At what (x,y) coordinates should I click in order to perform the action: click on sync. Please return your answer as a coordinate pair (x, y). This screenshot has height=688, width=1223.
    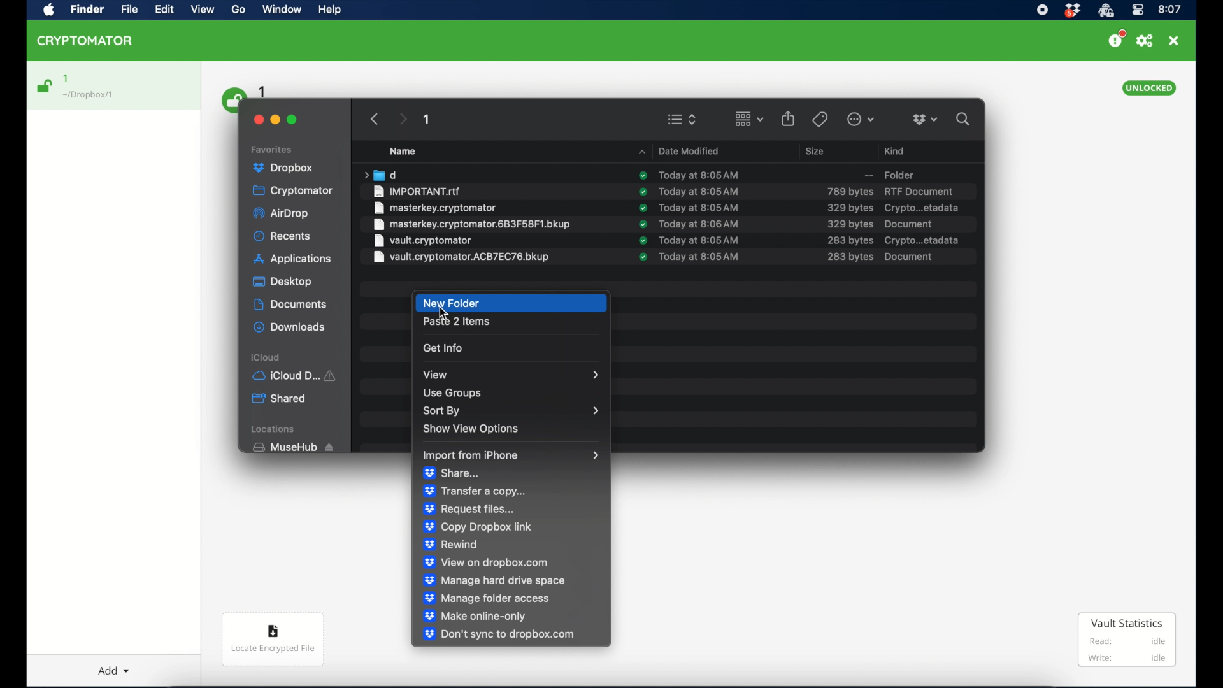
    Looking at the image, I should click on (643, 176).